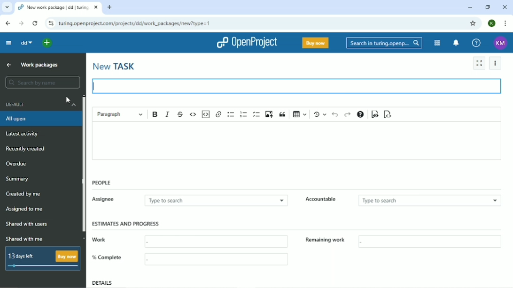 The width and height of the screenshot is (513, 288). Describe the element at coordinates (50, 23) in the screenshot. I see `View site information` at that location.